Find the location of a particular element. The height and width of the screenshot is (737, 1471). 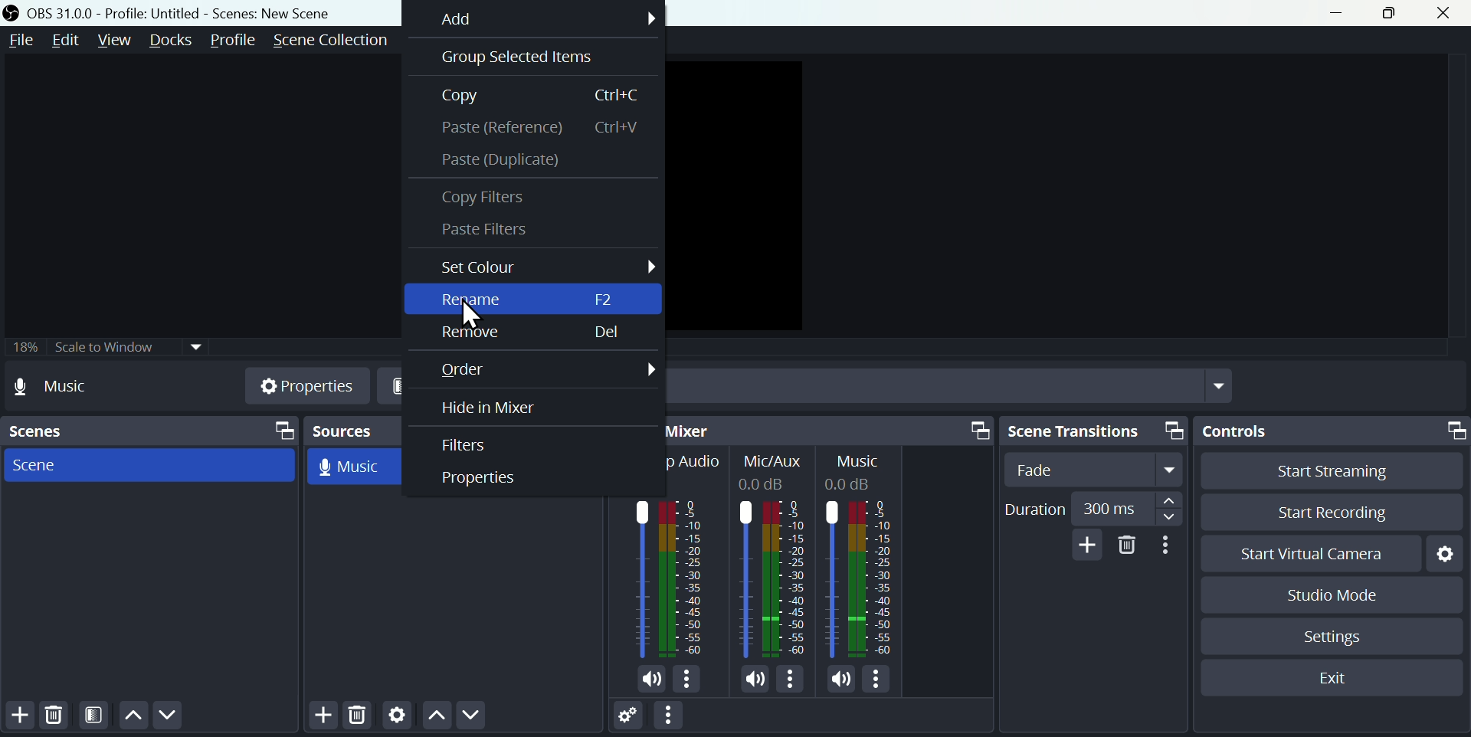

Scene is located at coordinates (43, 466).